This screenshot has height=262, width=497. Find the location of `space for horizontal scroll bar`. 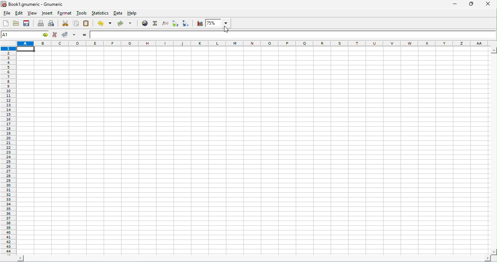

space for horizontal scroll bar is located at coordinates (253, 259).